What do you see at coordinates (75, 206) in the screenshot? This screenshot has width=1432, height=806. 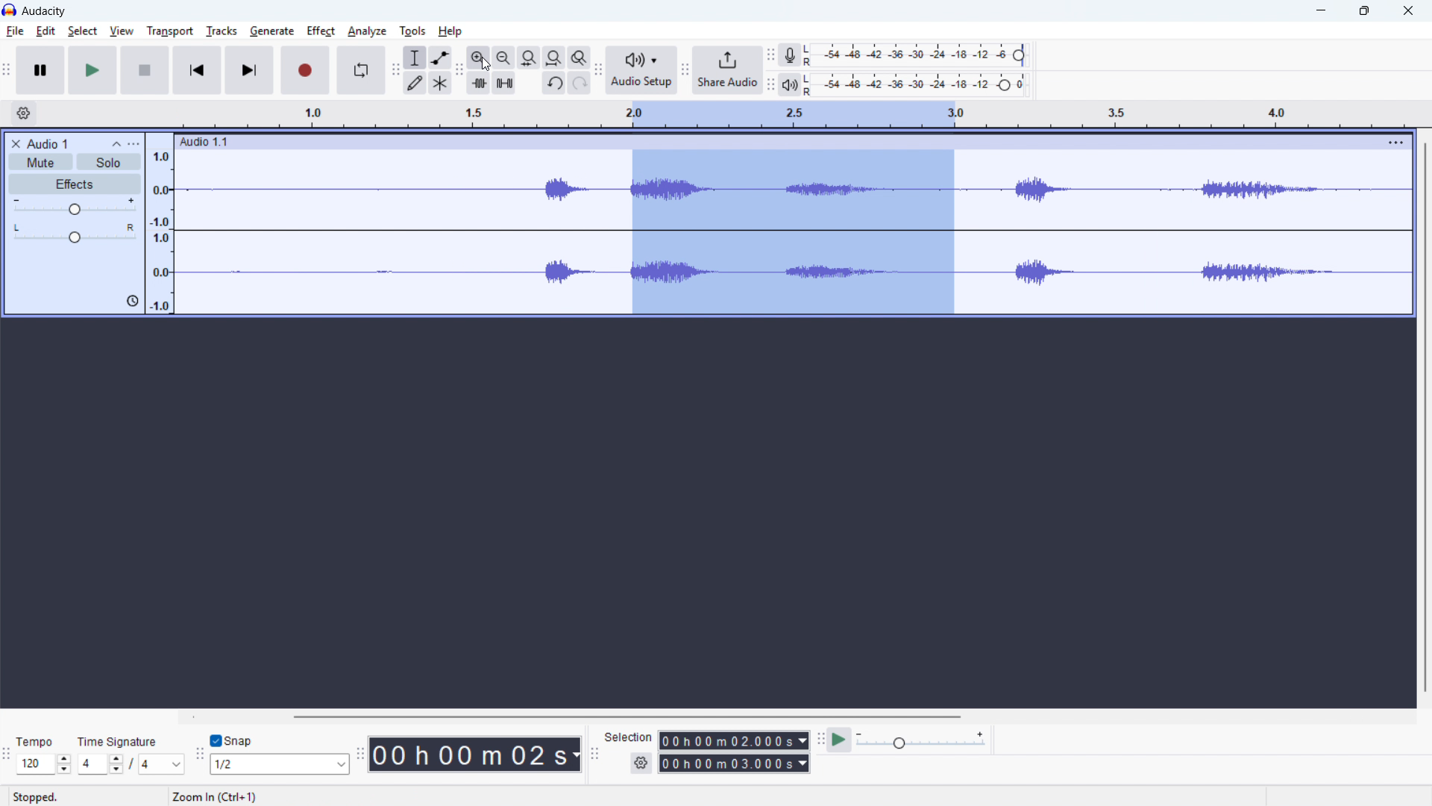 I see `Gain` at bounding box center [75, 206].